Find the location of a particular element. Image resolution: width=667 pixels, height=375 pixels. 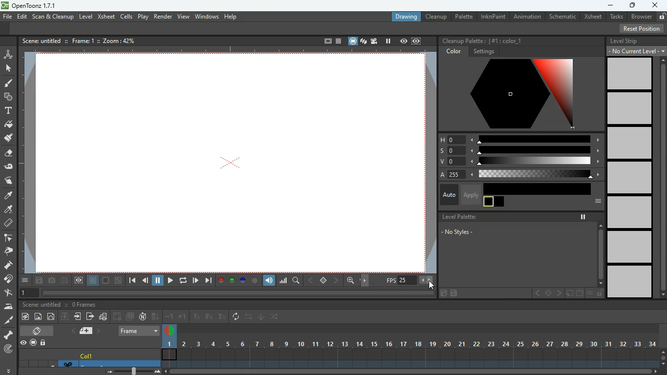

view is located at coordinates (183, 16).